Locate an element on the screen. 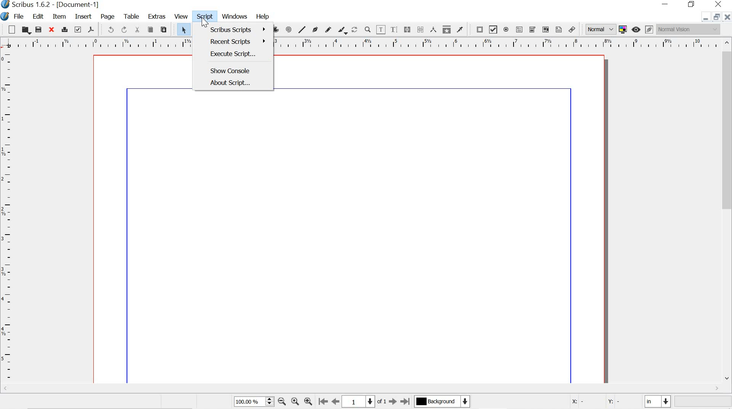  copy is located at coordinates (150, 30).